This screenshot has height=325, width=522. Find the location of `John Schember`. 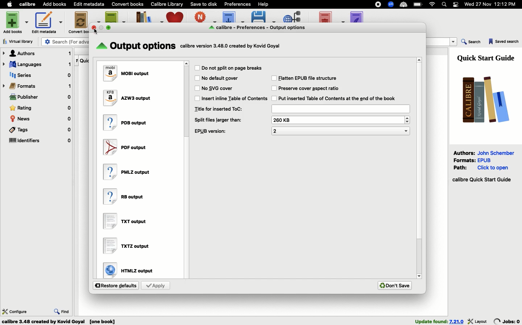

John Schember is located at coordinates (497, 152).